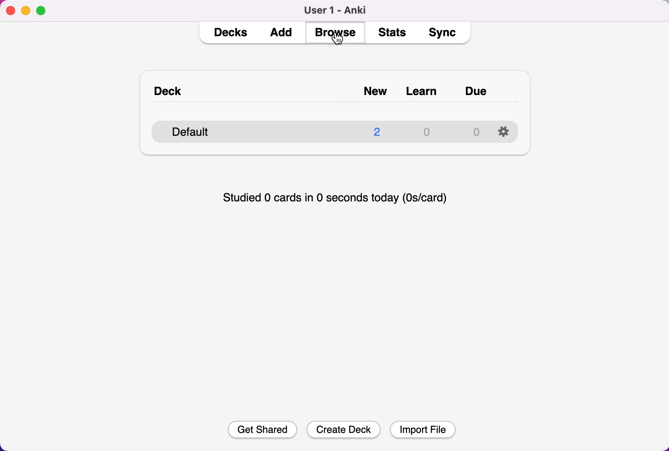 The height and width of the screenshot is (451, 669). What do you see at coordinates (339, 39) in the screenshot?
I see `cursor` at bounding box center [339, 39].